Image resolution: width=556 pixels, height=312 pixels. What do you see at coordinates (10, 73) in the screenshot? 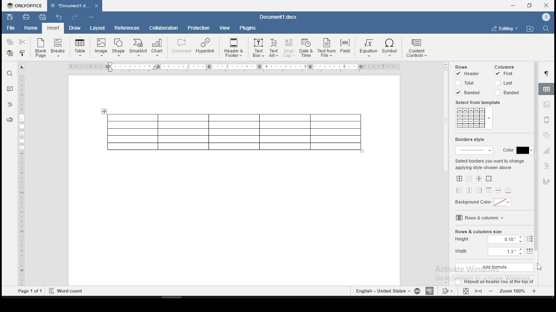
I see `find` at bounding box center [10, 73].